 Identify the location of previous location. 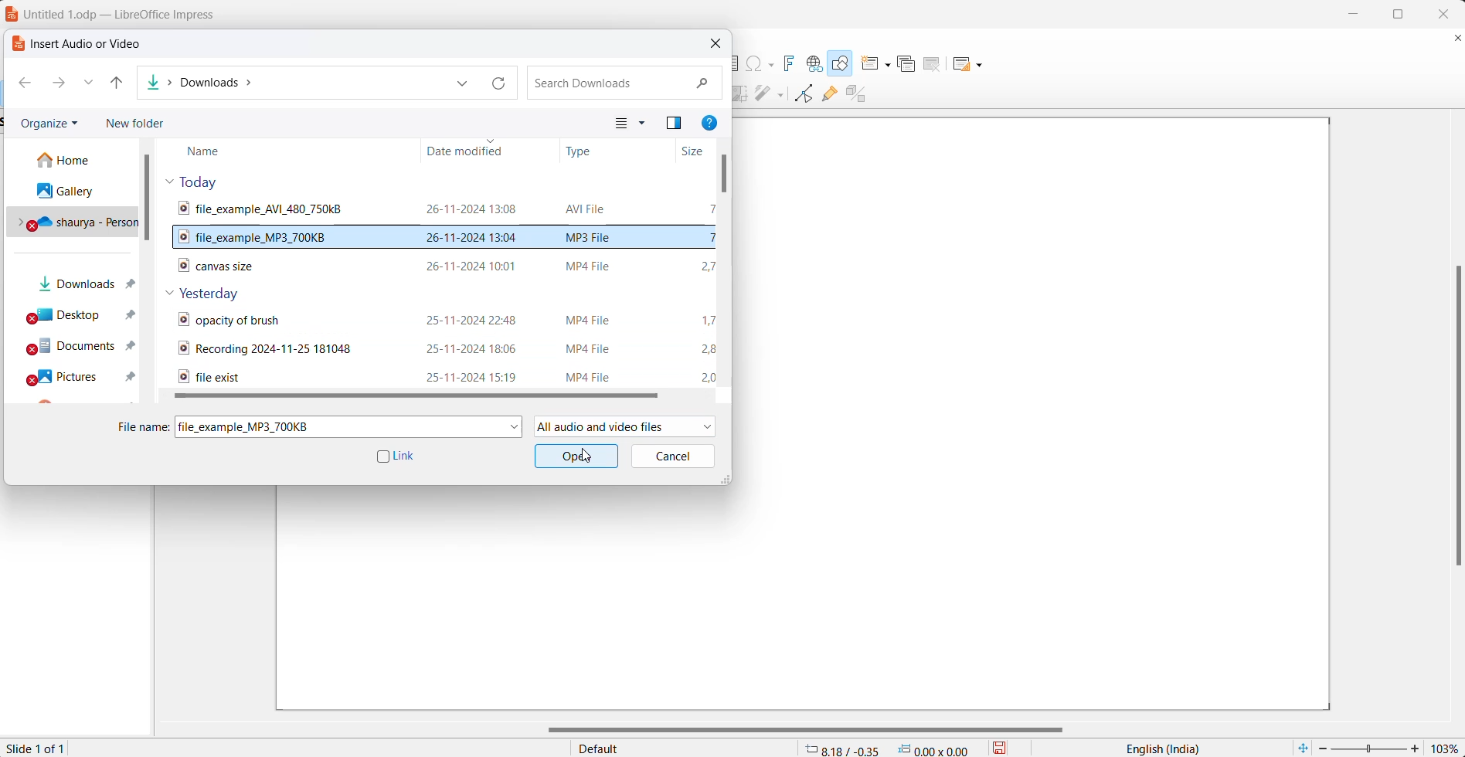
(463, 84).